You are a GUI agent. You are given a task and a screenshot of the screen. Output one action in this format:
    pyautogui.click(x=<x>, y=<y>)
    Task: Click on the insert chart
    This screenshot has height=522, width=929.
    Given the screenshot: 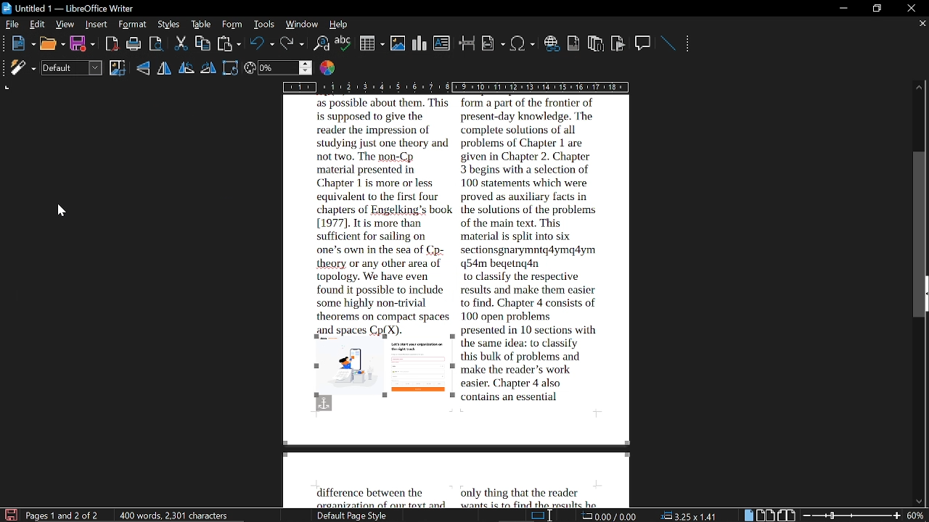 What is the action you would take?
    pyautogui.click(x=417, y=43)
    